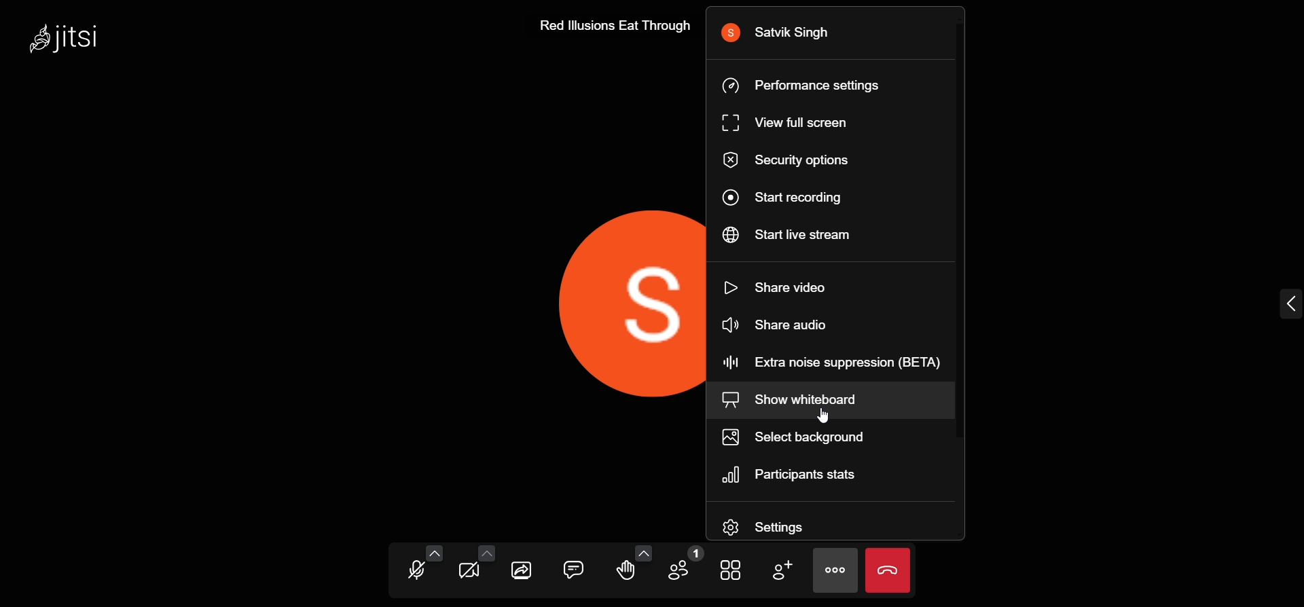  Describe the element at coordinates (792, 124) in the screenshot. I see `view full screen` at that location.